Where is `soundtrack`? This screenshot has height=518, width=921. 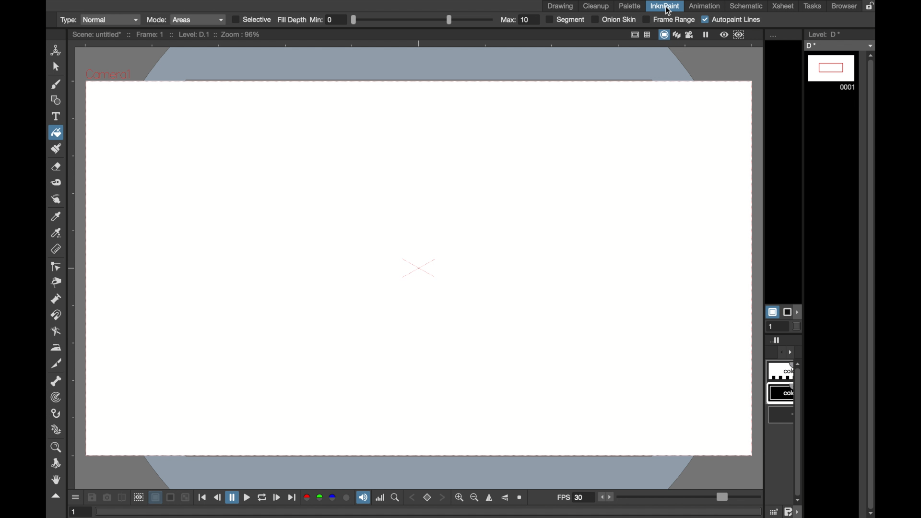
soundtrack is located at coordinates (364, 497).